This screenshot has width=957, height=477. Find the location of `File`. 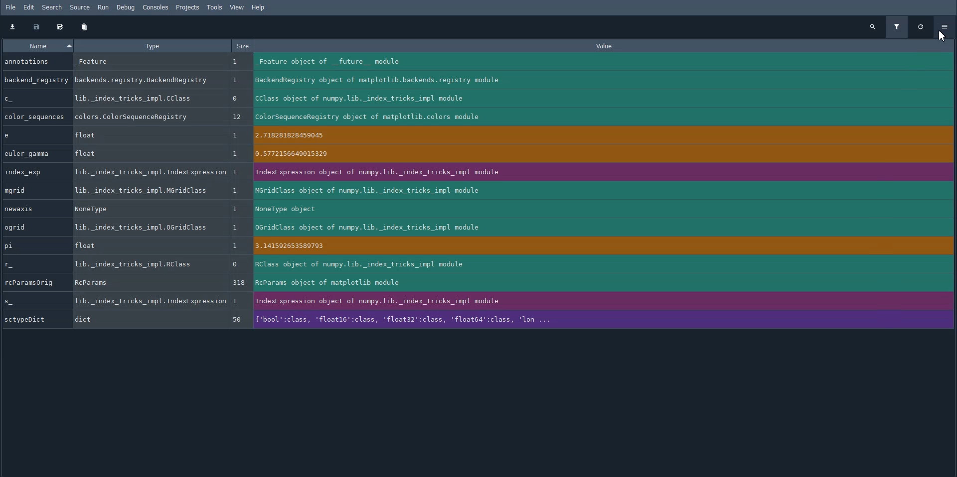

File is located at coordinates (10, 7).